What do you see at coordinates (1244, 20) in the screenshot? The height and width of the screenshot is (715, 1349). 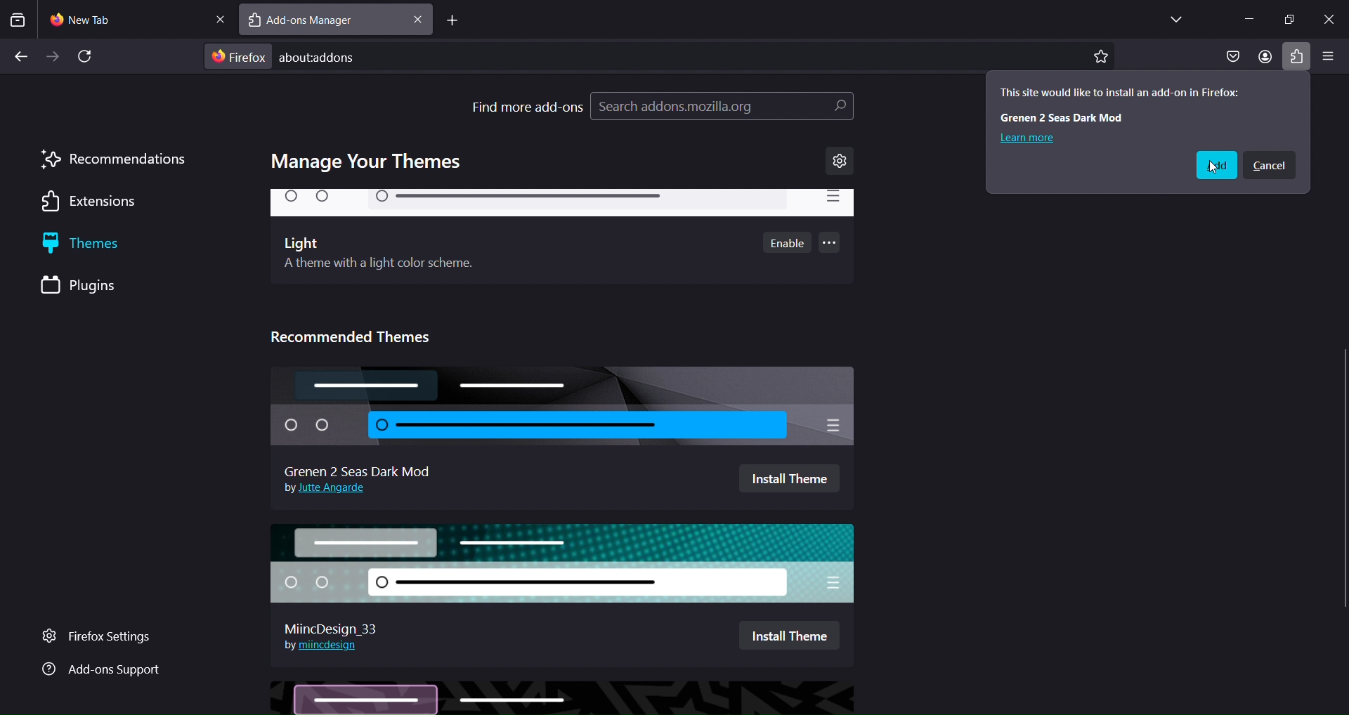 I see `minimize` at bounding box center [1244, 20].